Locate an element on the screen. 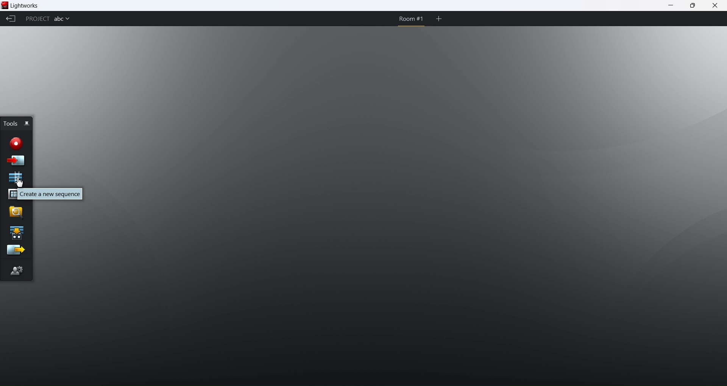 The height and width of the screenshot is (386, 727). play a sequence is located at coordinates (17, 232).